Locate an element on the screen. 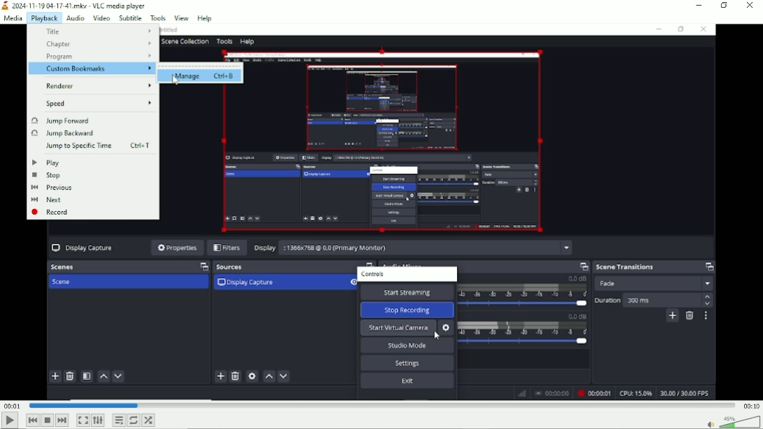 The image size is (763, 429). Media is located at coordinates (12, 18).